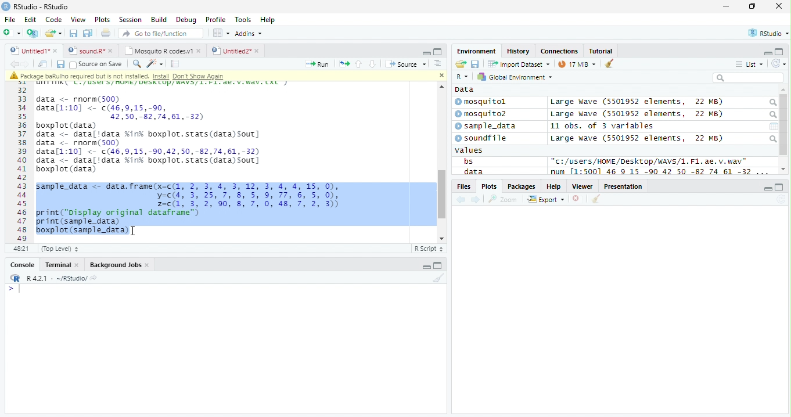 The image size is (791, 417). I want to click on Tools, so click(243, 20).